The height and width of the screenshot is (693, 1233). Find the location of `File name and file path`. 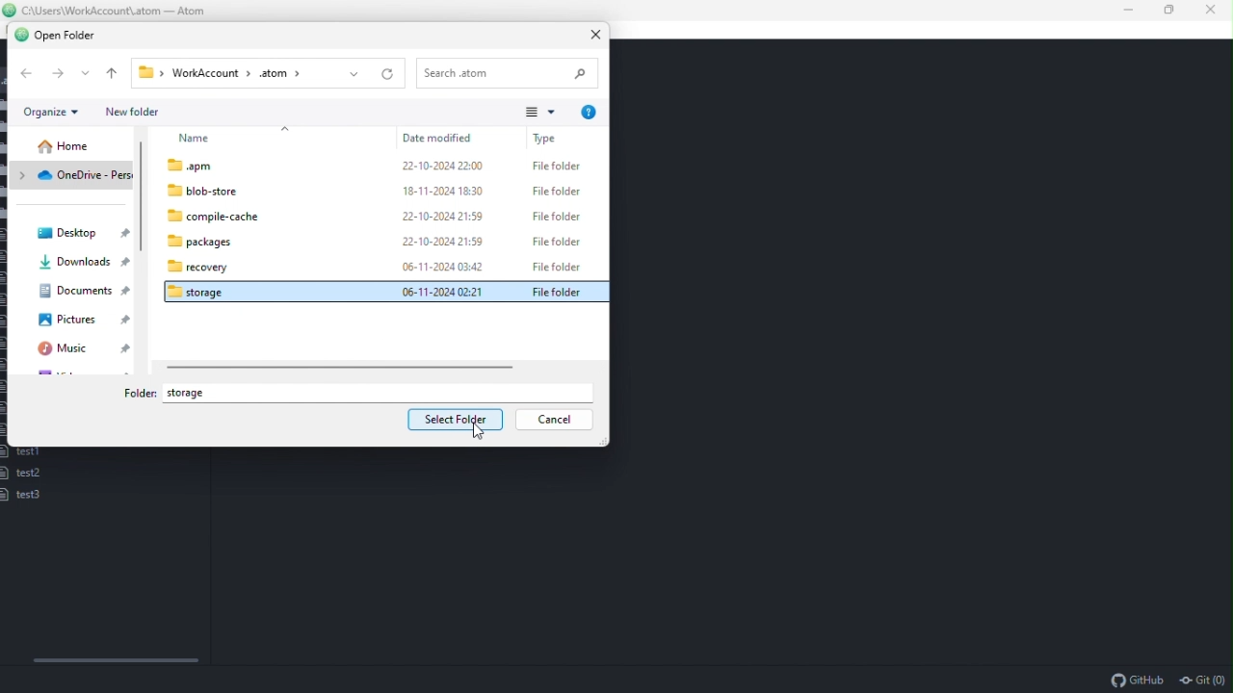

File name and file path is located at coordinates (108, 9).